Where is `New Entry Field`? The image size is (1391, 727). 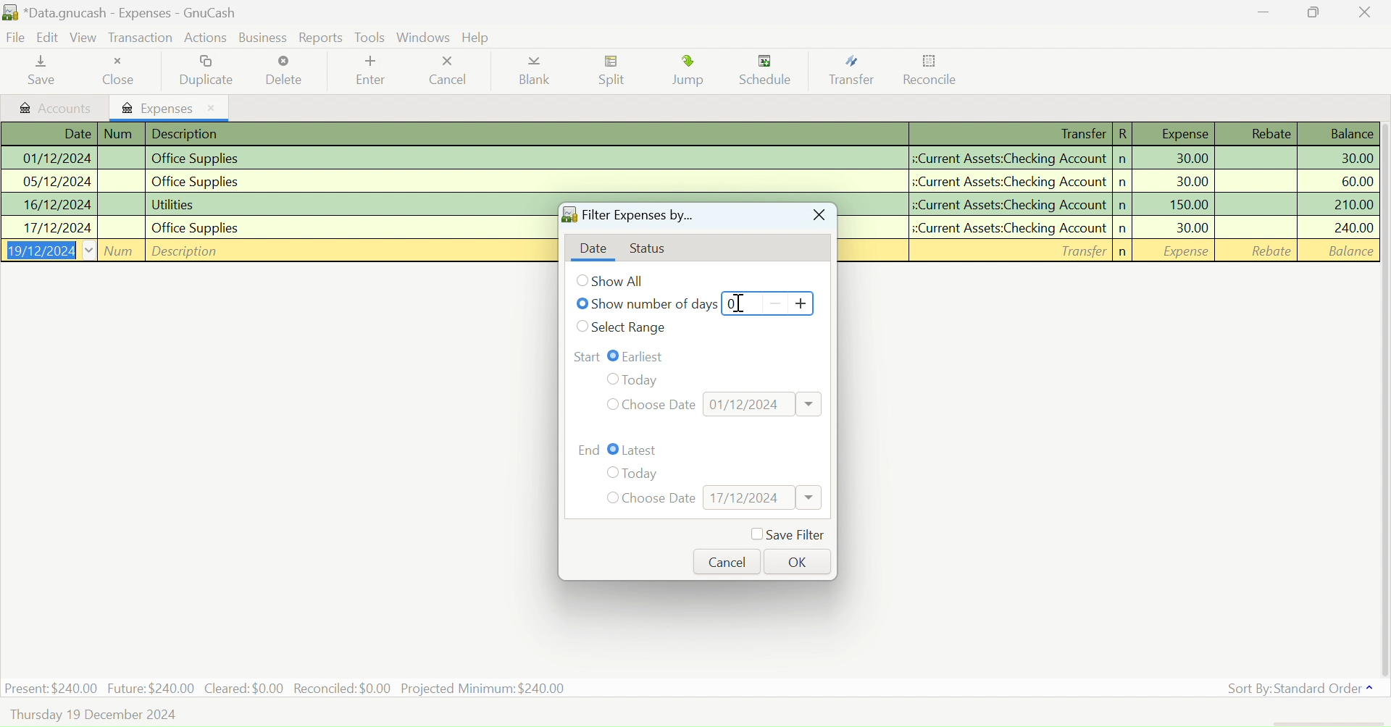 New Entry Field is located at coordinates (277, 249).